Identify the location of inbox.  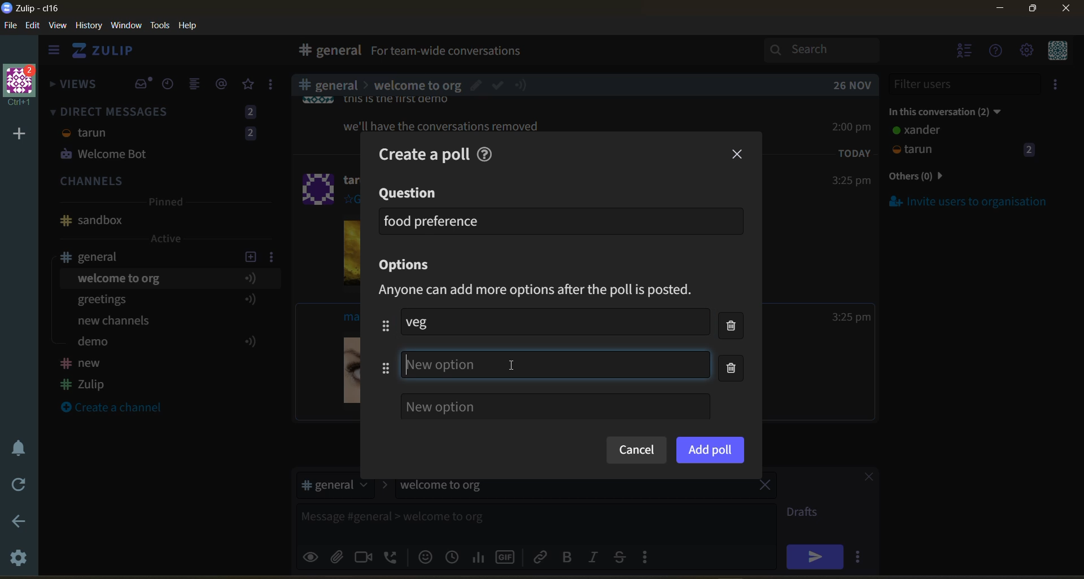
(327, 52).